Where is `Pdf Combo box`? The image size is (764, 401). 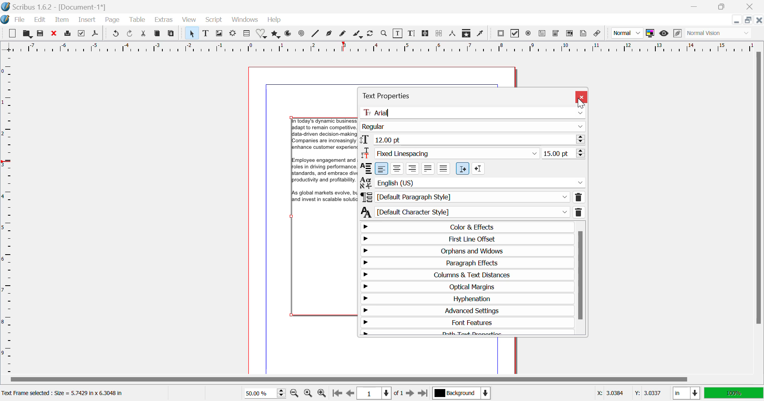 Pdf Combo box is located at coordinates (556, 32).